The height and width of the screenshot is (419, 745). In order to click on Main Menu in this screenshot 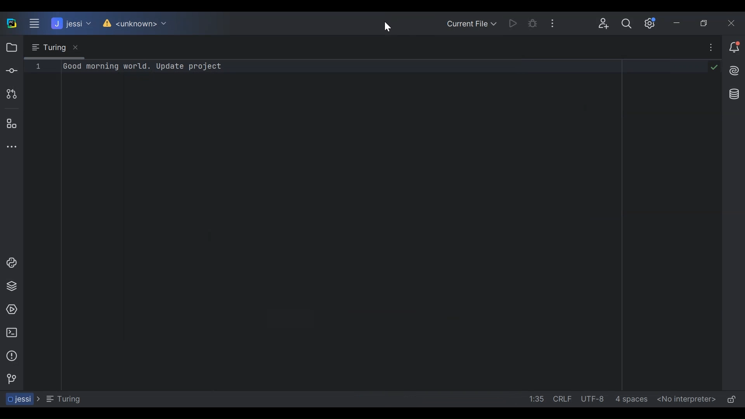, I will do `click(32, 24)`.